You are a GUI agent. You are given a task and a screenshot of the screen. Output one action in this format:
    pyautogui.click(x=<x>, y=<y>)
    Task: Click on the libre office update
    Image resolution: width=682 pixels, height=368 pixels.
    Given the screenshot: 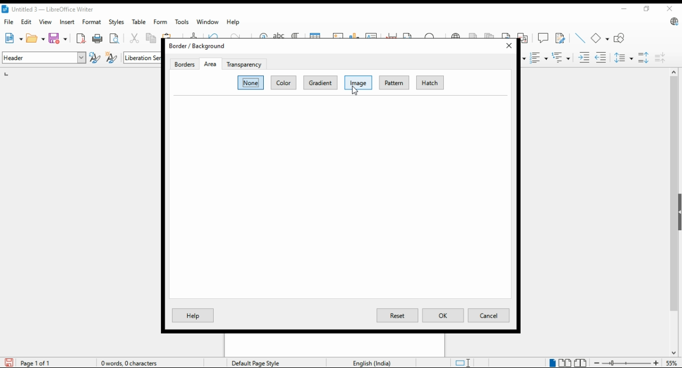 What is the action you would take?
    pyautogui.click(x=672, y=22)
    